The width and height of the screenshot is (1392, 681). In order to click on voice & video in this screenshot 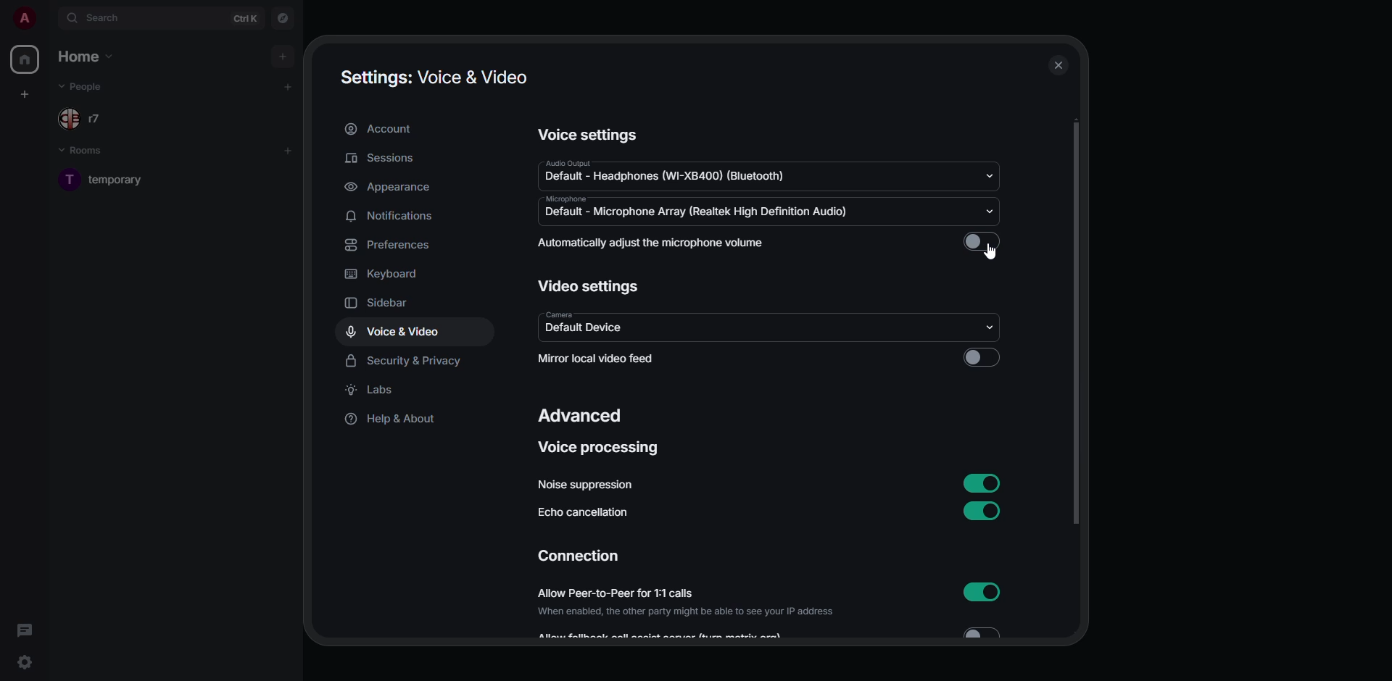, I will do `click(394, 330)`.